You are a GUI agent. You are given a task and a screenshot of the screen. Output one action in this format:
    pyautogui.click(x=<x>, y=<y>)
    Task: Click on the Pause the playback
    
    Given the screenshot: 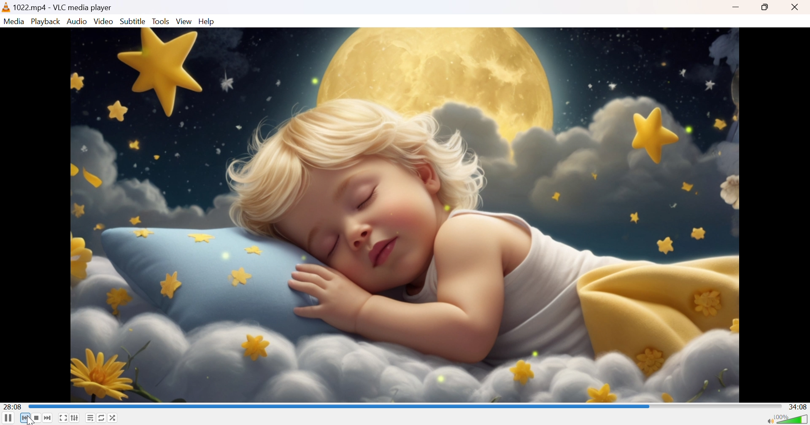 What is the action you would take?
    pyautogui.click(x=8, y=418)
    